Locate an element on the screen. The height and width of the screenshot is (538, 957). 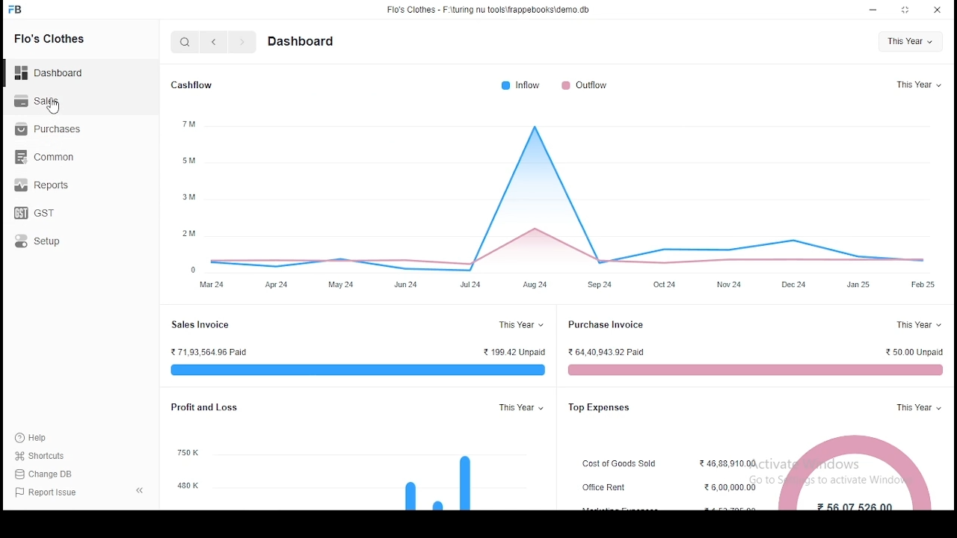
56,07,526.00 is located at coordinates (855, 506).